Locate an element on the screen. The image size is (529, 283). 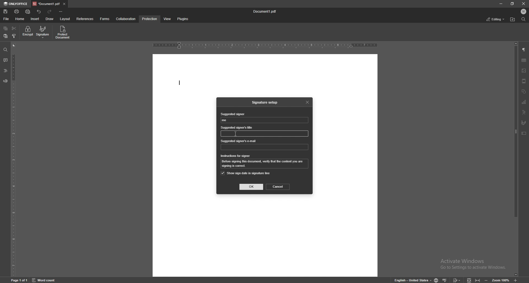
signature is located at coordinates (524, 123).